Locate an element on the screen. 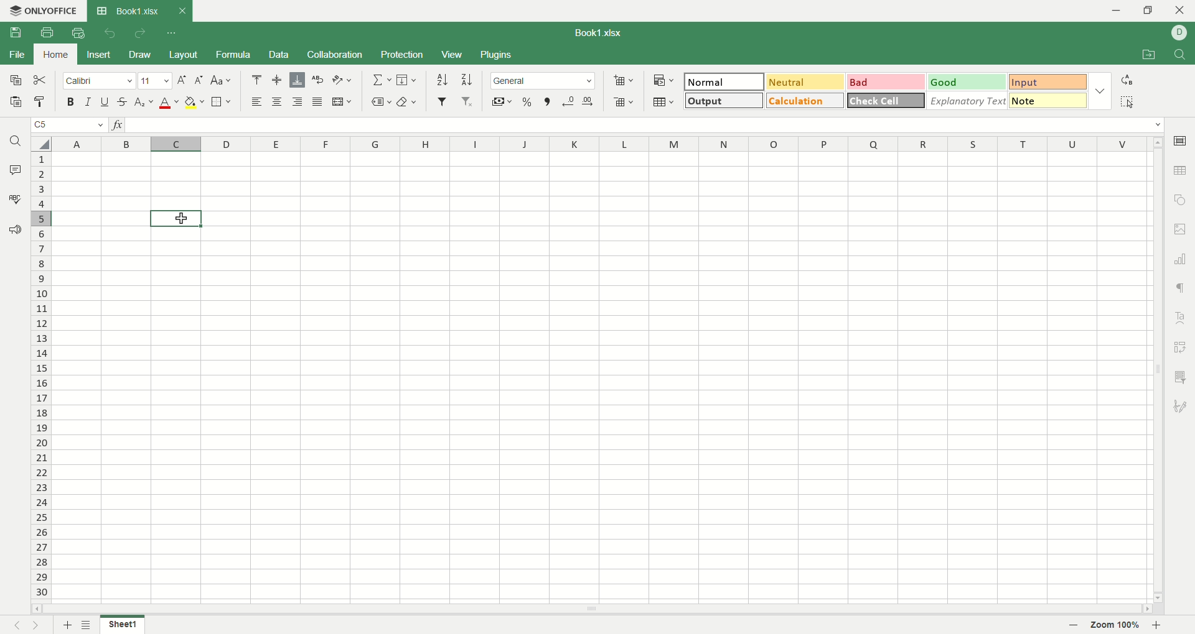 This screenshot has height=634, width=1195. maximize is located at coordinates (1150, 10).